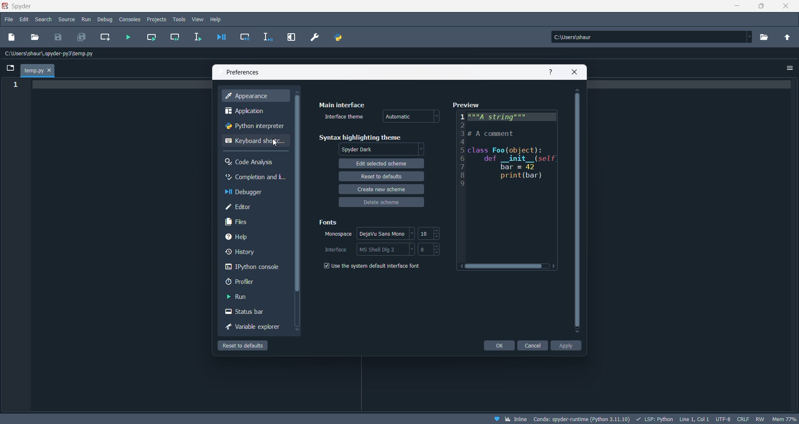 The height and width of the screenshot is (424, 799). I want to click on close, so click(575, 72).